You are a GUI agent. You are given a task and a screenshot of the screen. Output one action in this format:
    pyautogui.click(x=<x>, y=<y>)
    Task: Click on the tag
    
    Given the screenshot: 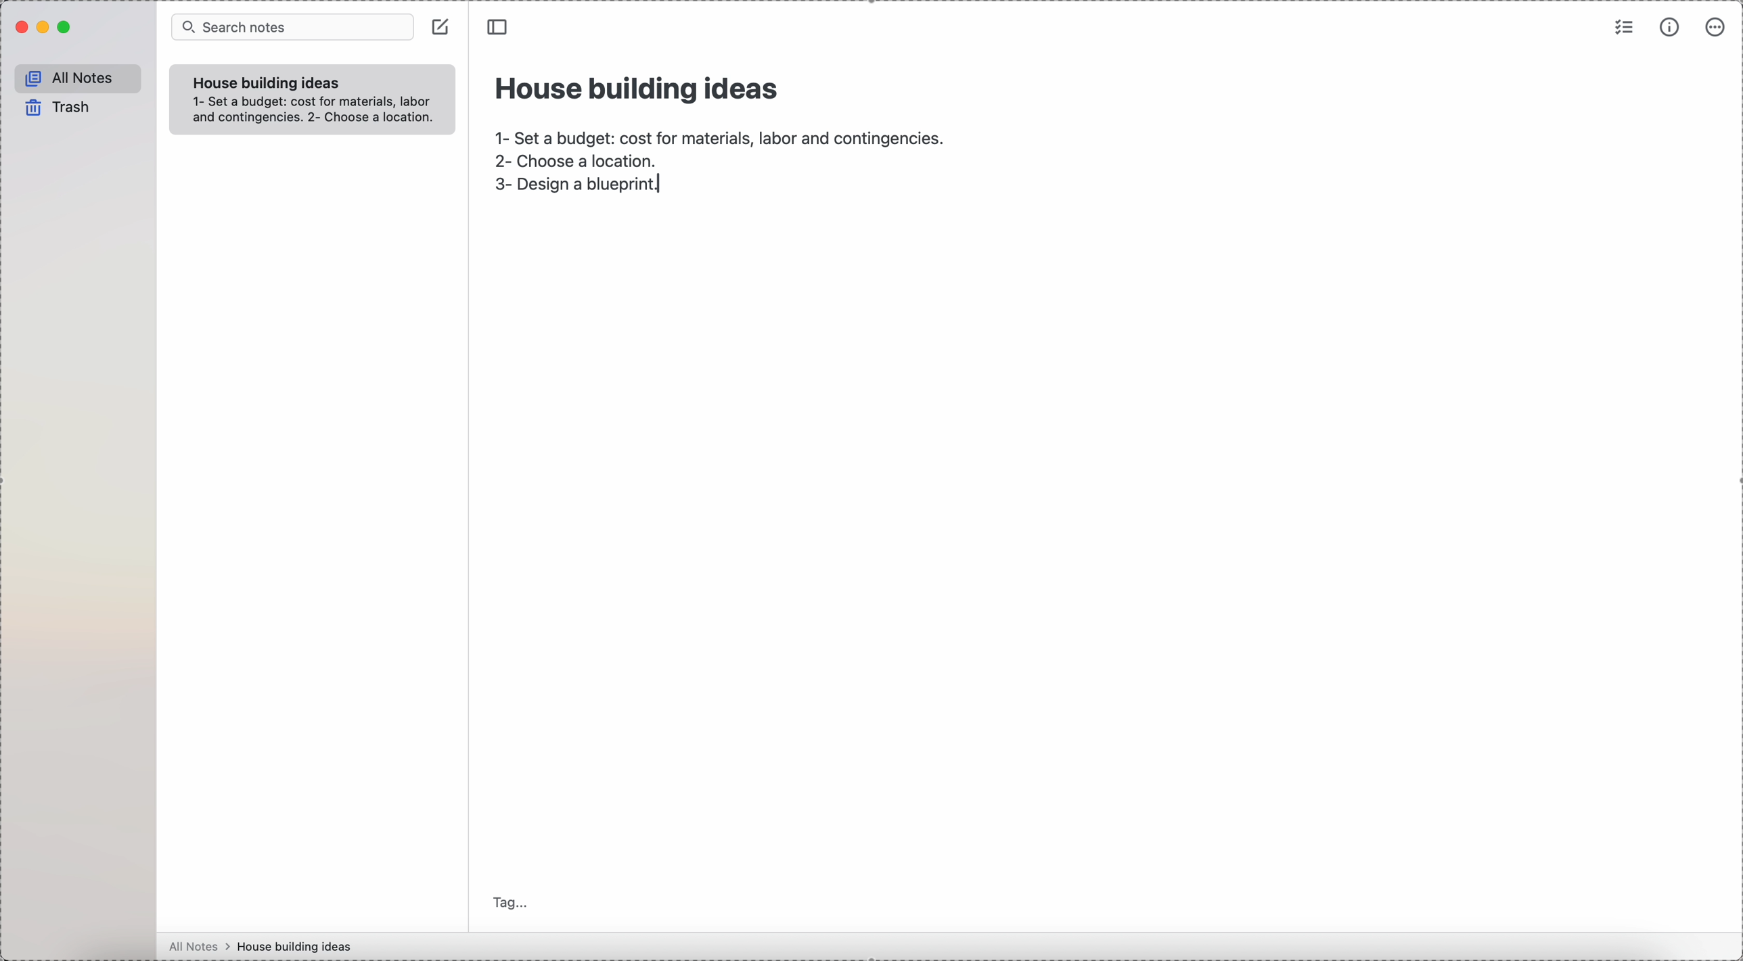 What is the action you would take?
    pyautogui.click(x=512, y=901)
    